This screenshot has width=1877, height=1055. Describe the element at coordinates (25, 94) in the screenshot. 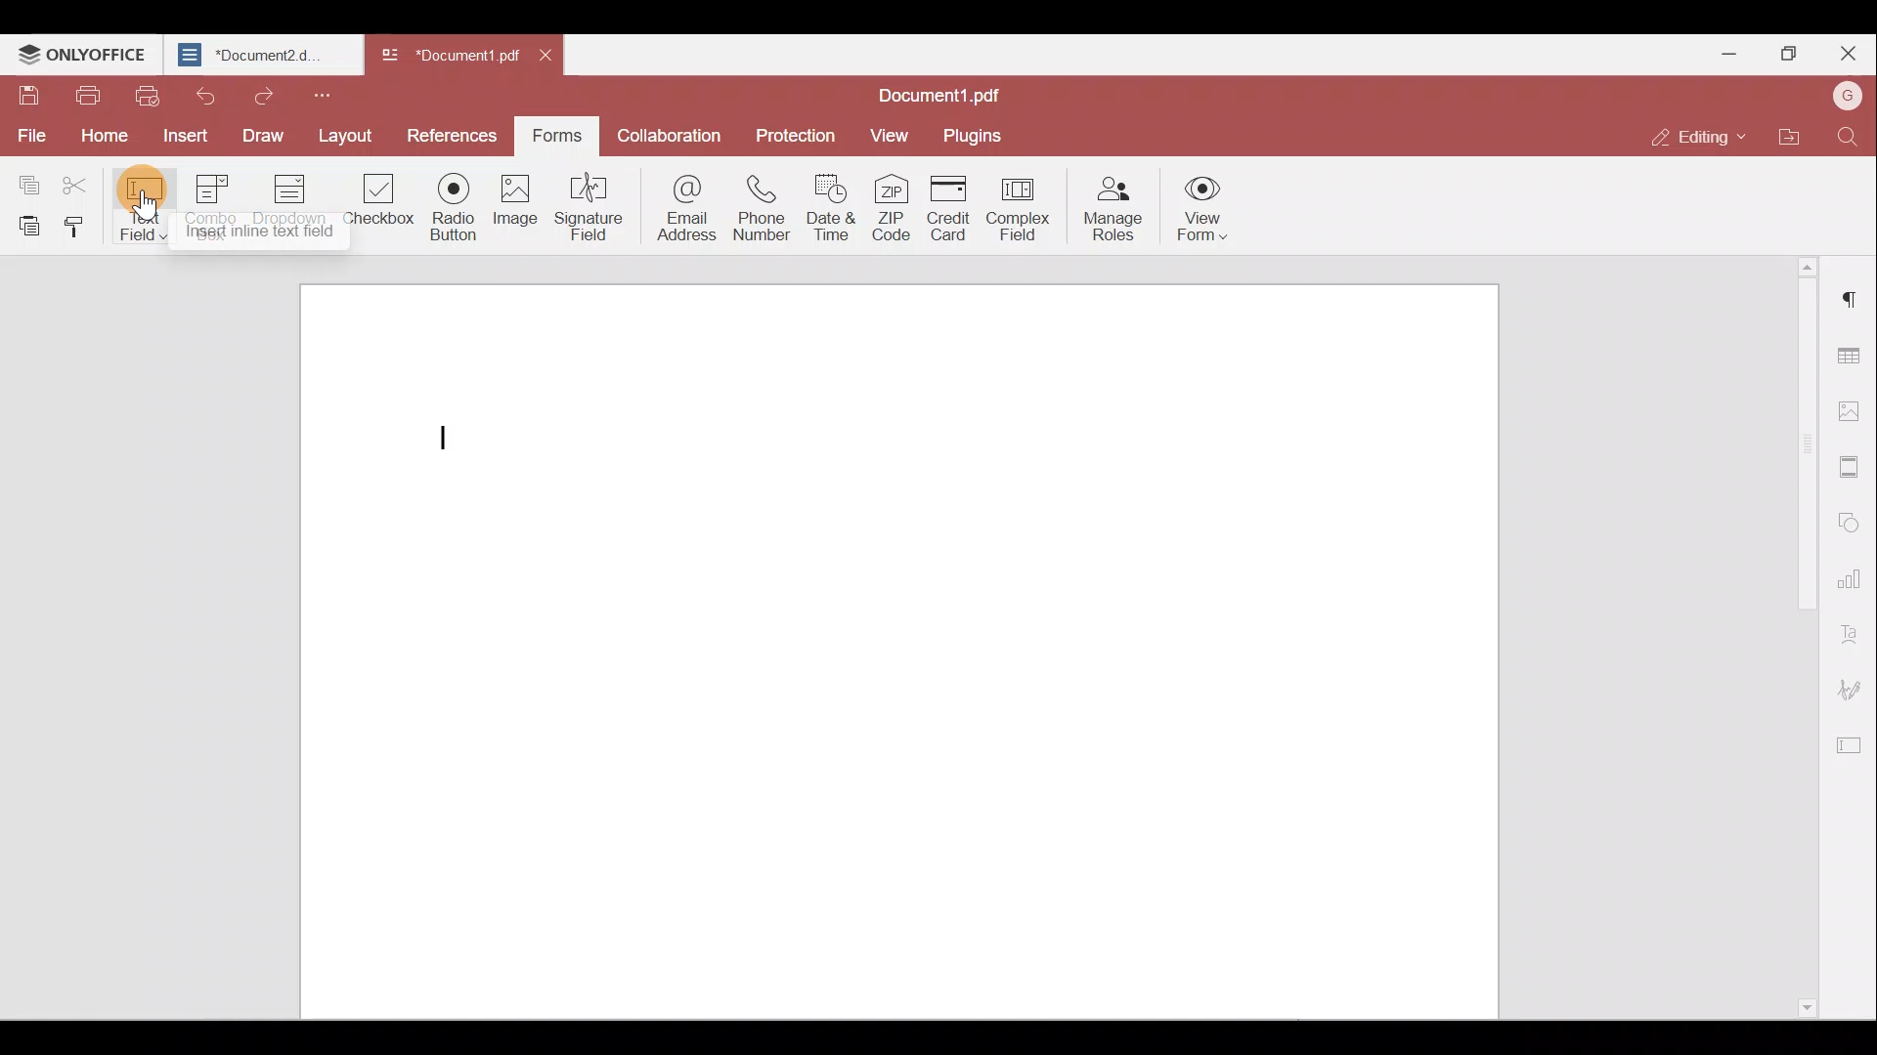

I see `Save` at that location.